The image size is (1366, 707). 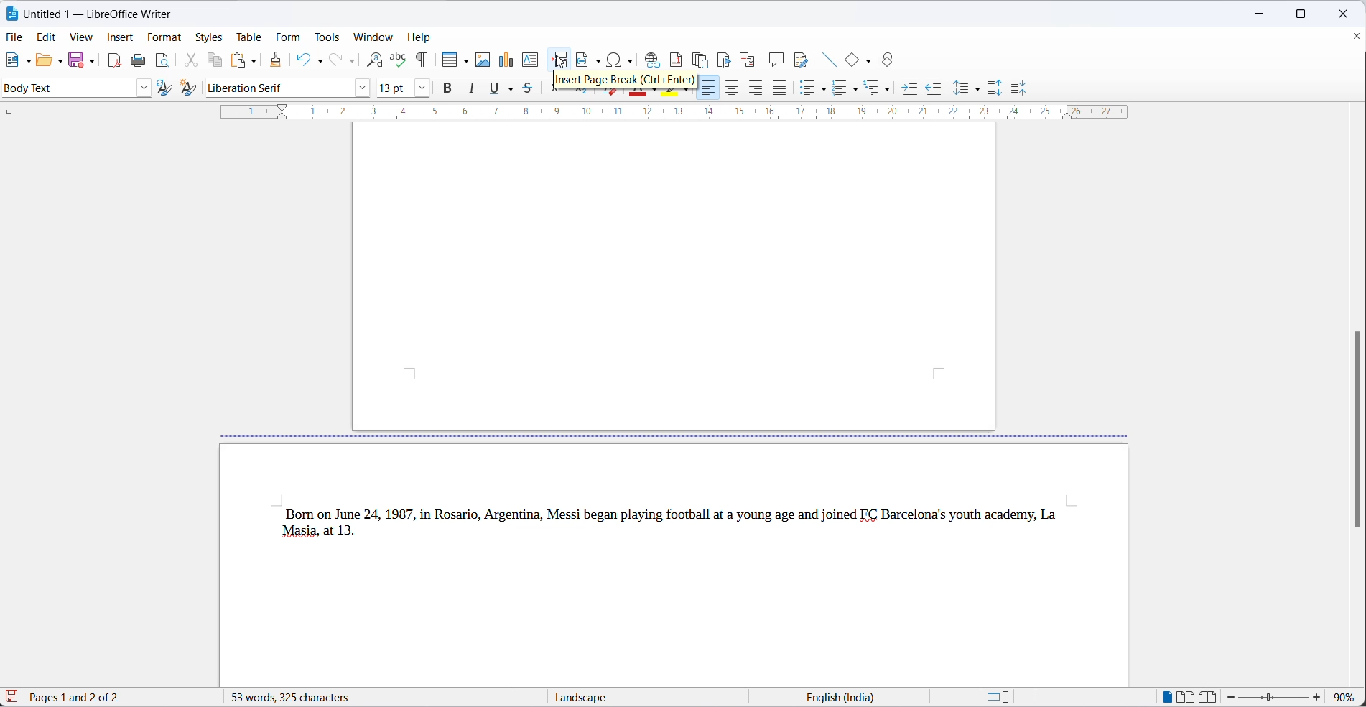 What do you see at coordinates (1357, 36) in the screenshot?
I see `close documents` at bounding box center [1357, 36].